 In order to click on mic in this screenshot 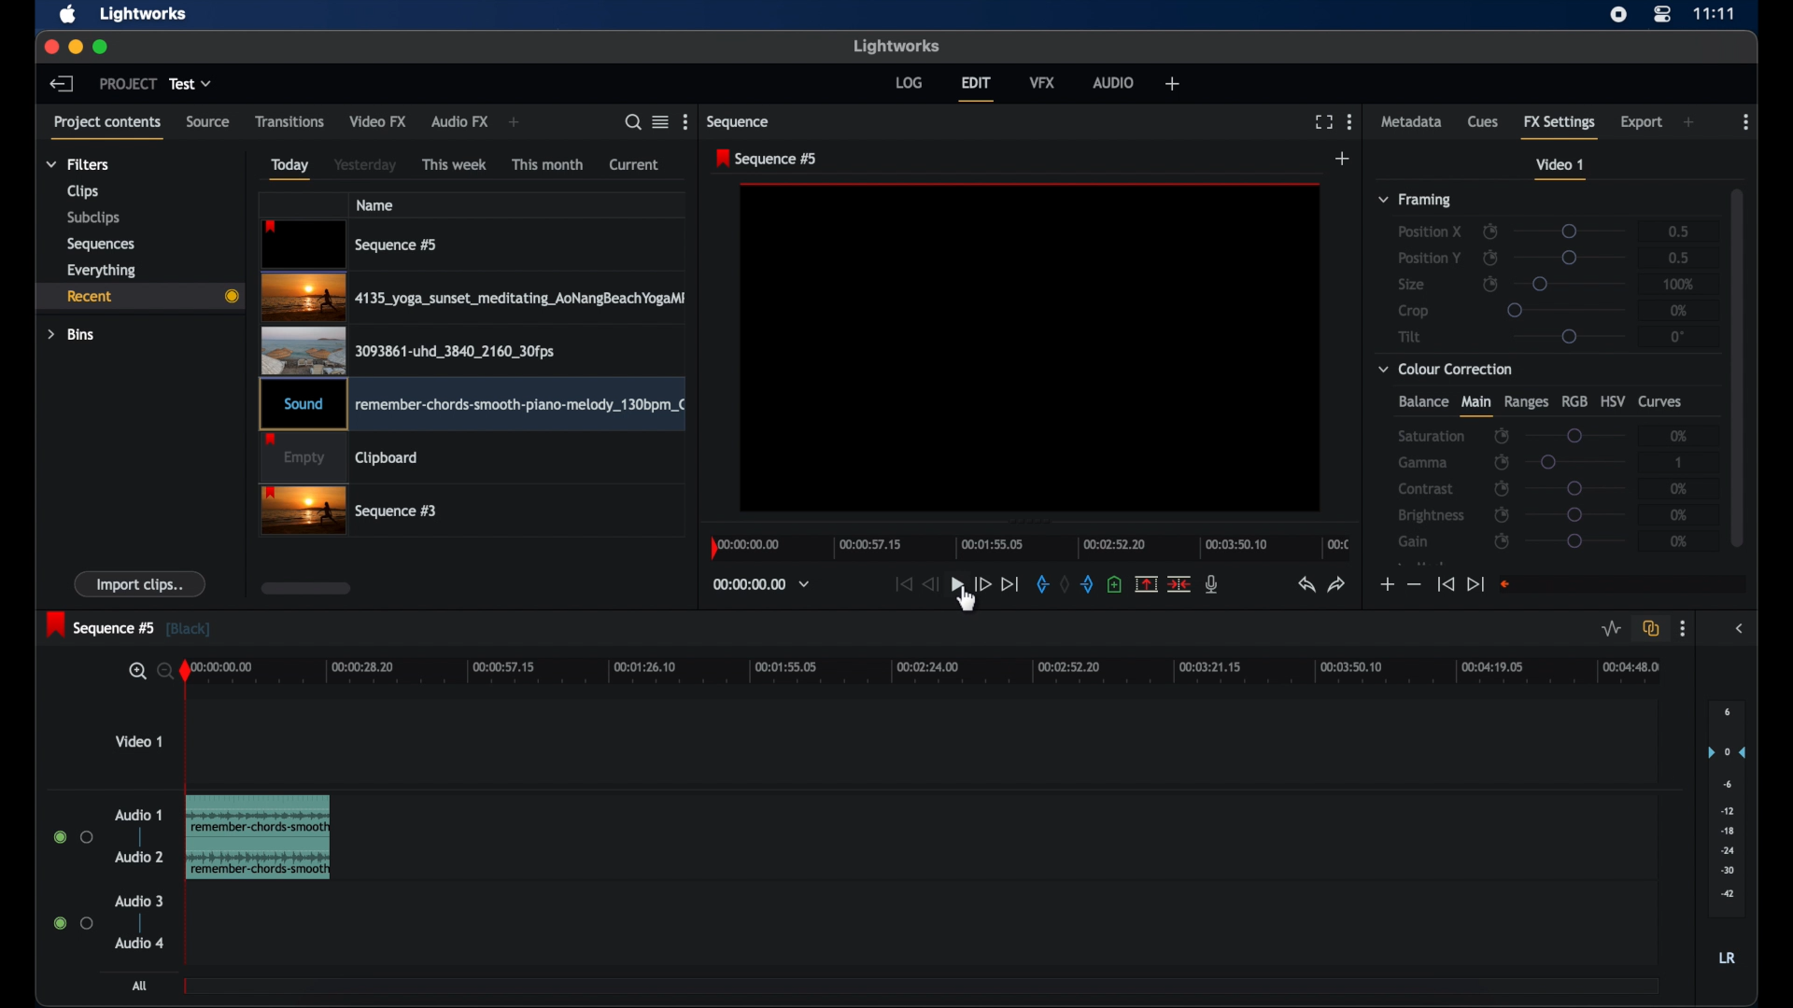, I will do `click(1212, 585)`.